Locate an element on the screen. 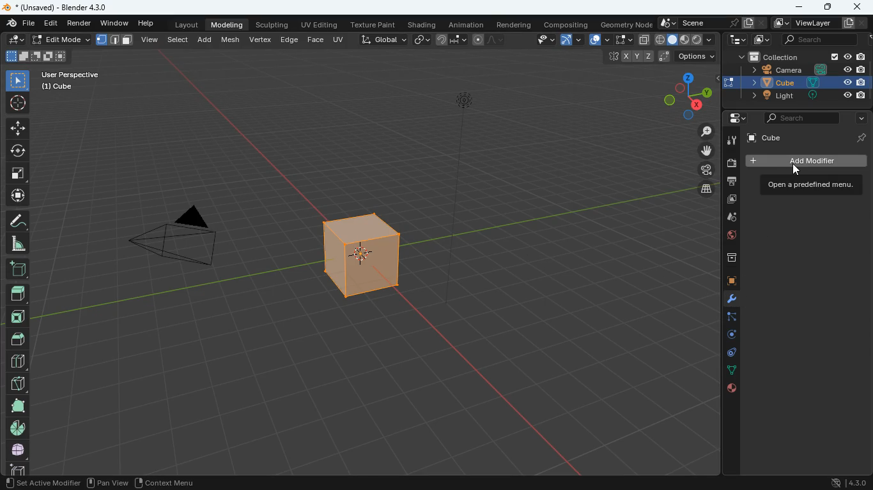  file is located at coordinates (20, 23).